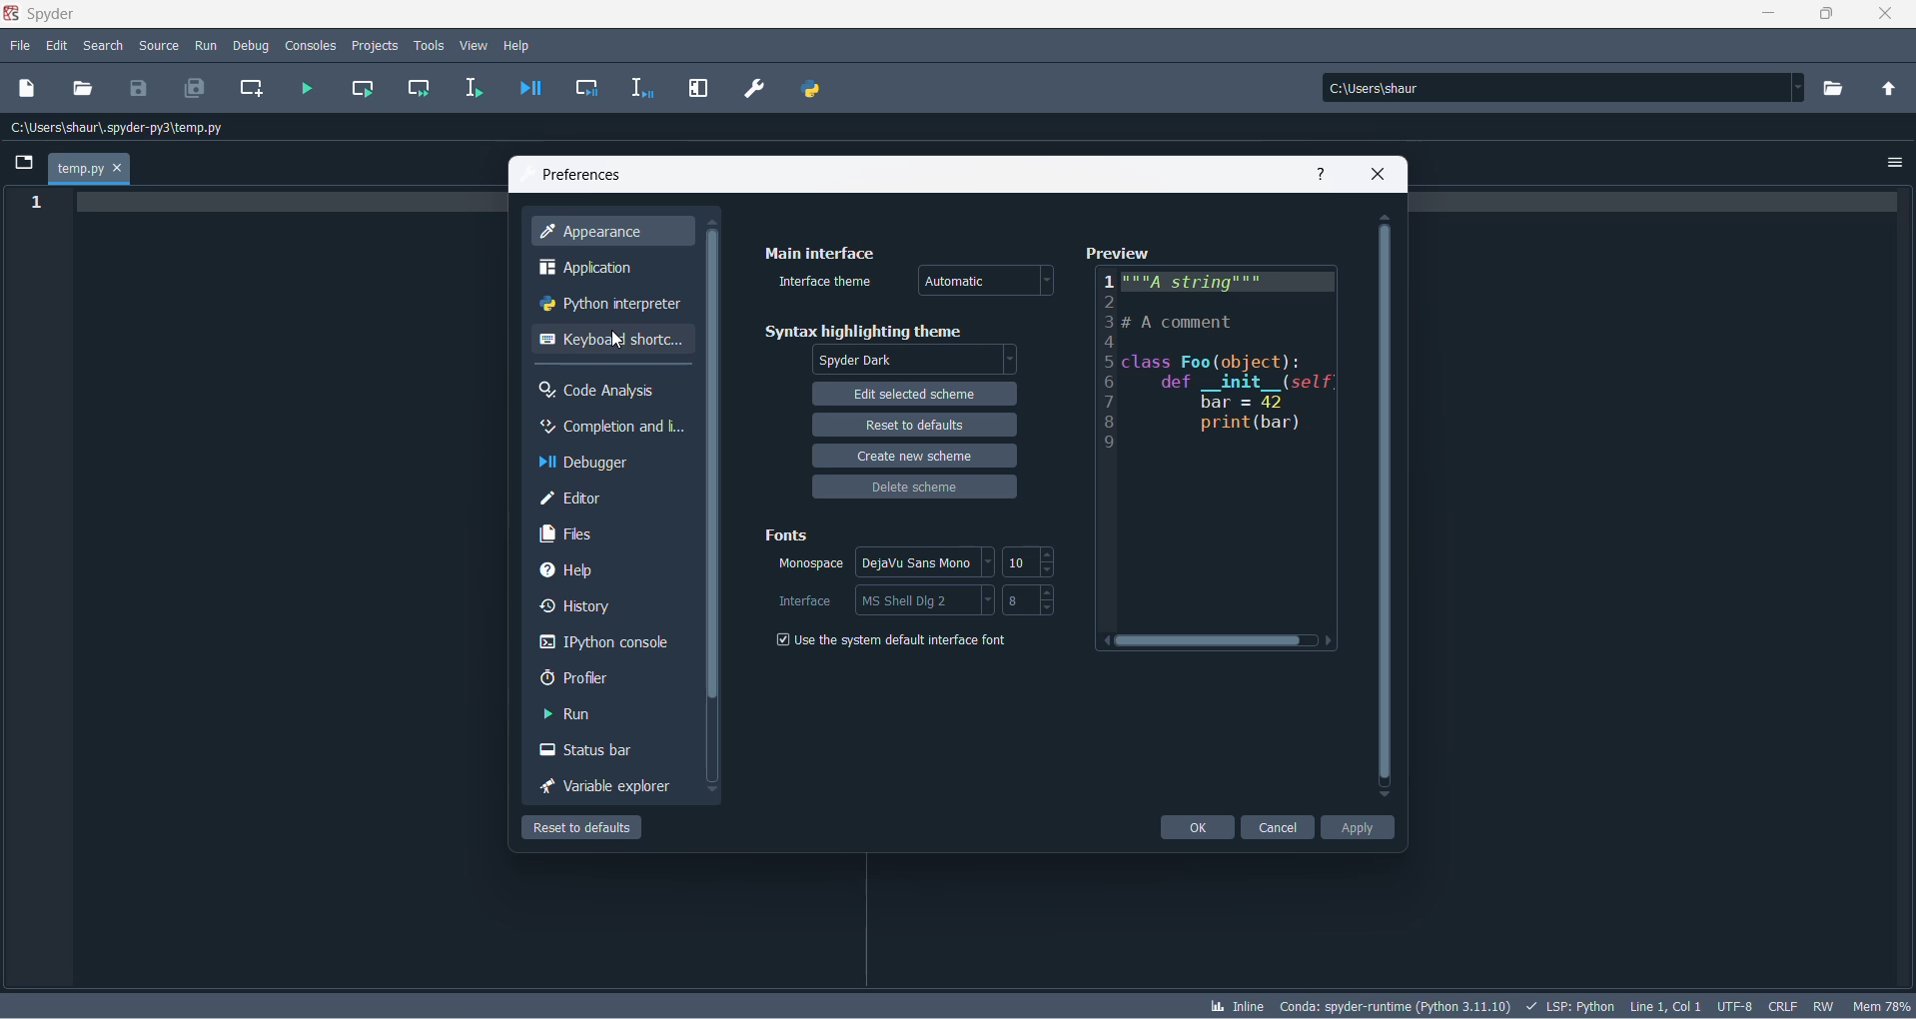 The width and height of the screenshot is (1916, 1019). I want to click on path, so click(1558, 88).